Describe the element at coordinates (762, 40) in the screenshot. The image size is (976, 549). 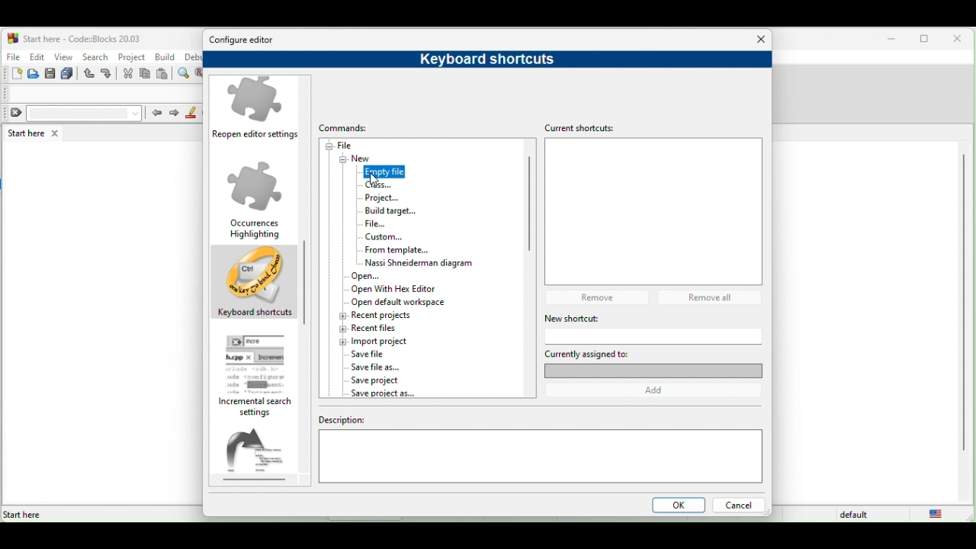
I see `Close` at that location.